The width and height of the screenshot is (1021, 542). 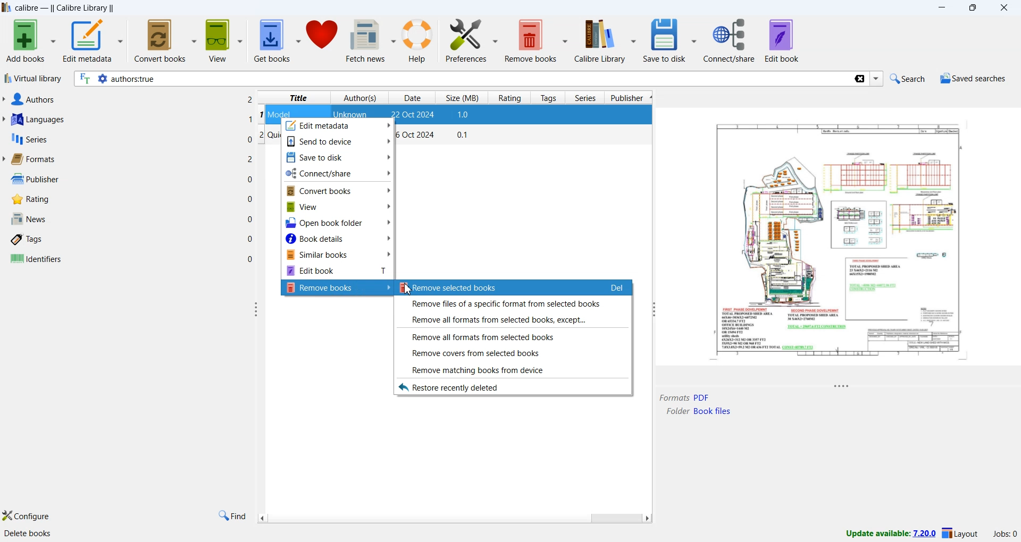 What do you see at coordinates (550, 98) in the screenshot?
I see `tags` at bounding box center [550, 98].